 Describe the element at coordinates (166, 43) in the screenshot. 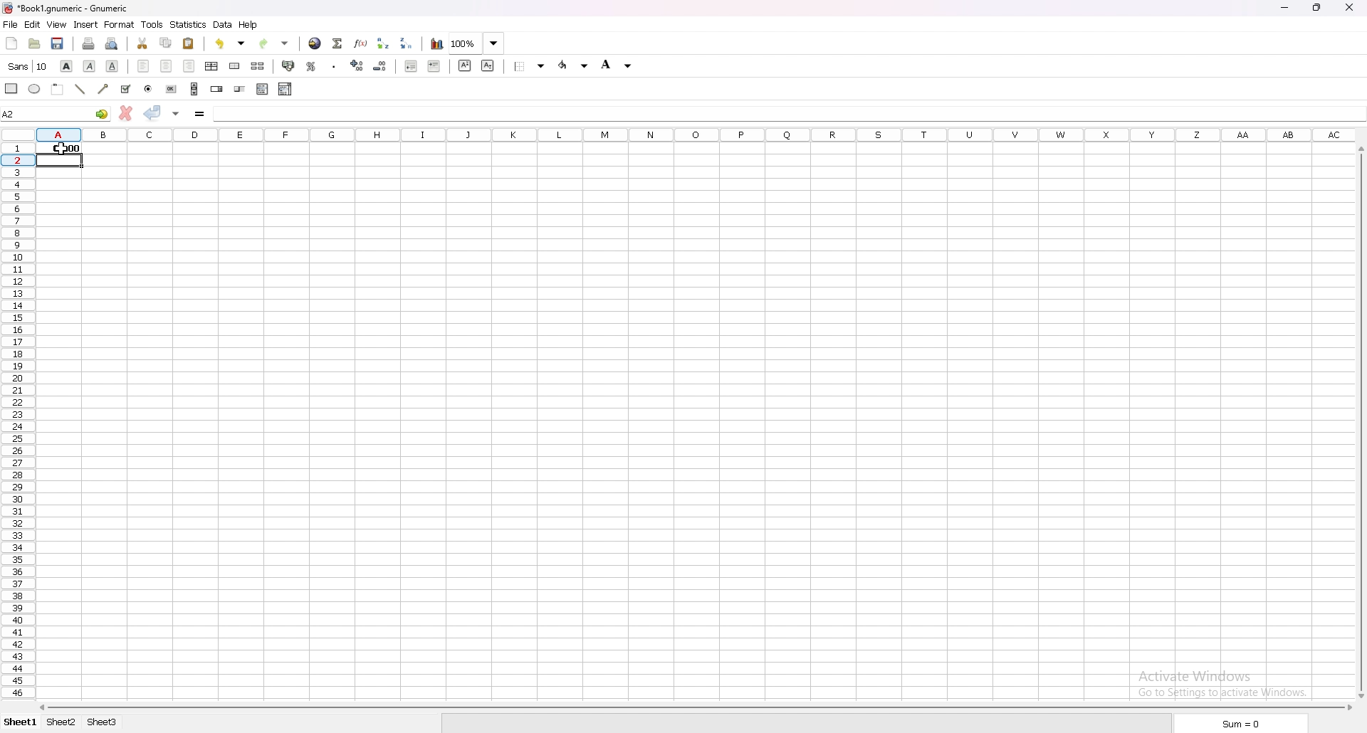

I see `copy` at that location.